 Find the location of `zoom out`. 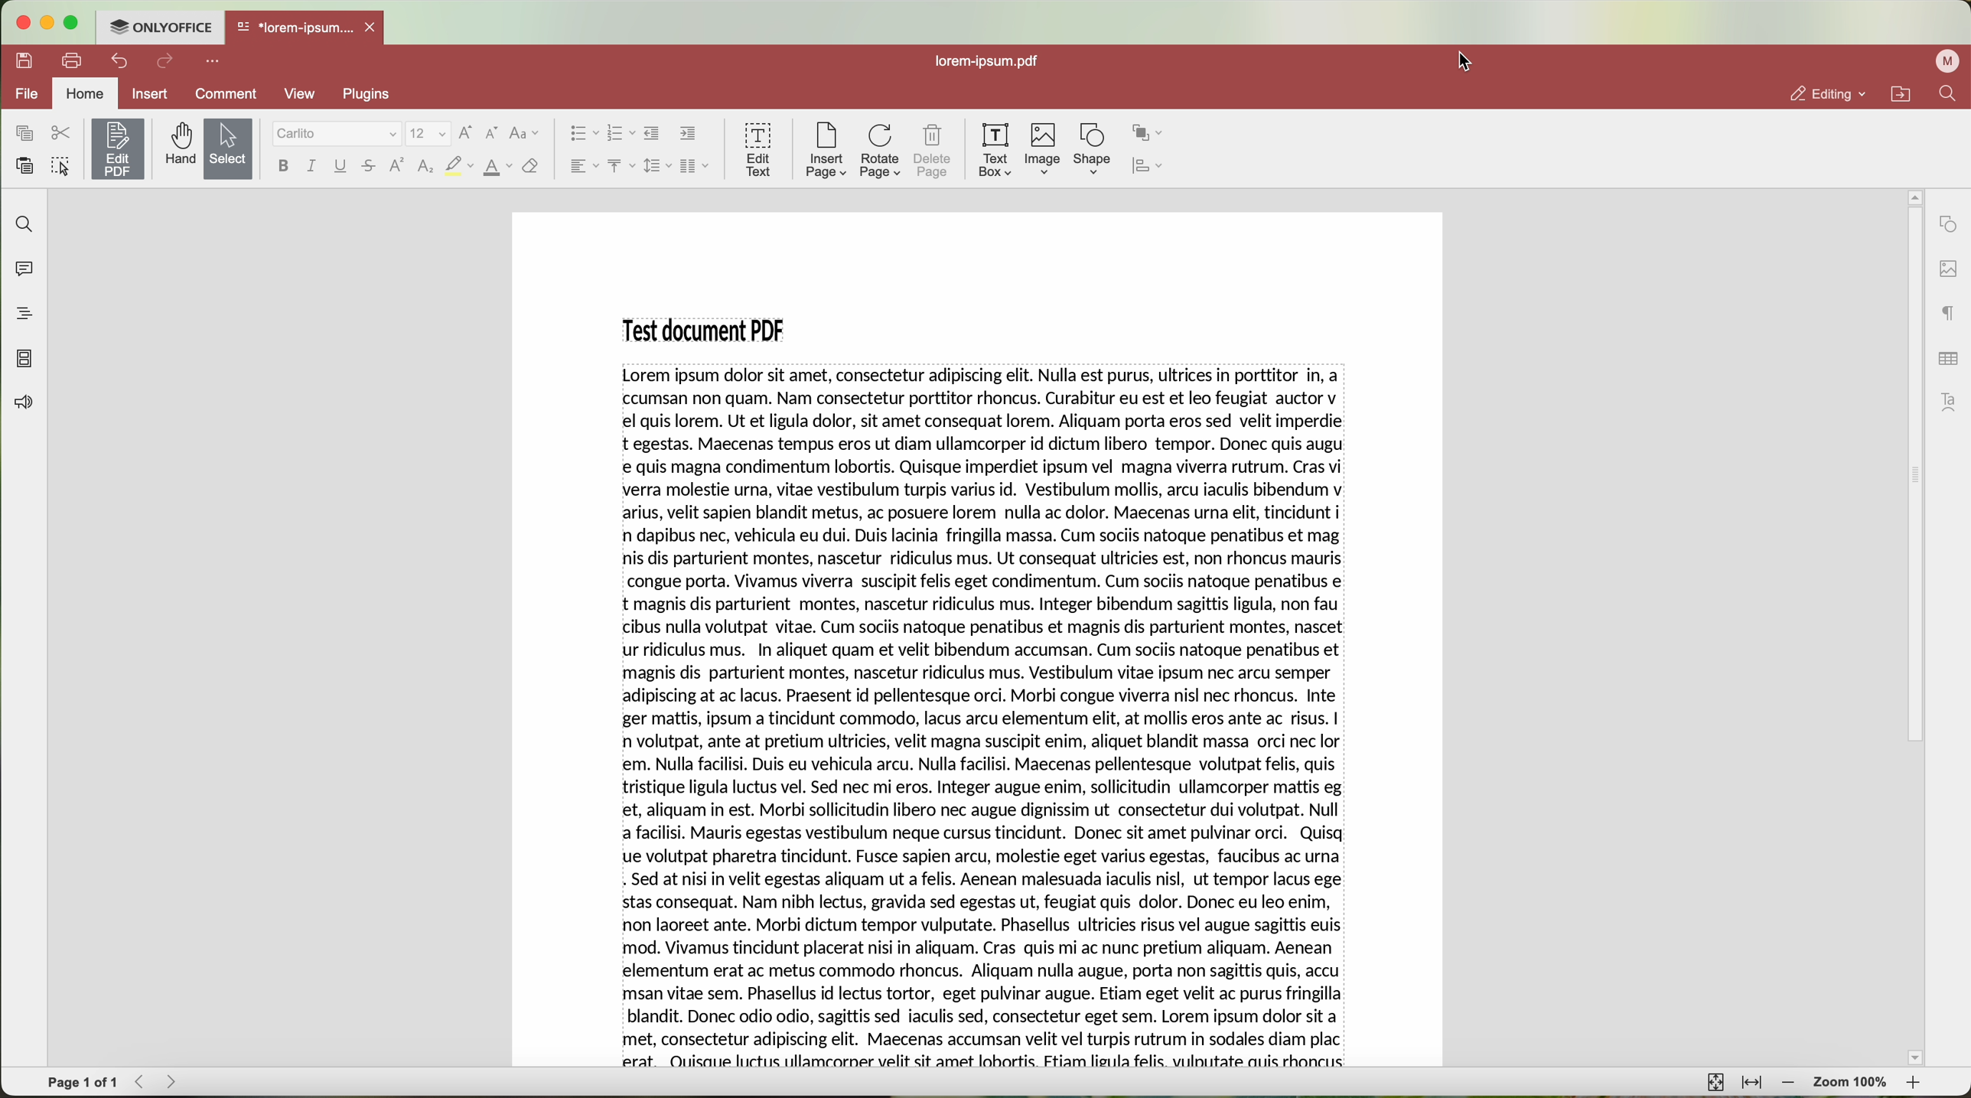

zoom out is located at coordinates (1789, 1083).